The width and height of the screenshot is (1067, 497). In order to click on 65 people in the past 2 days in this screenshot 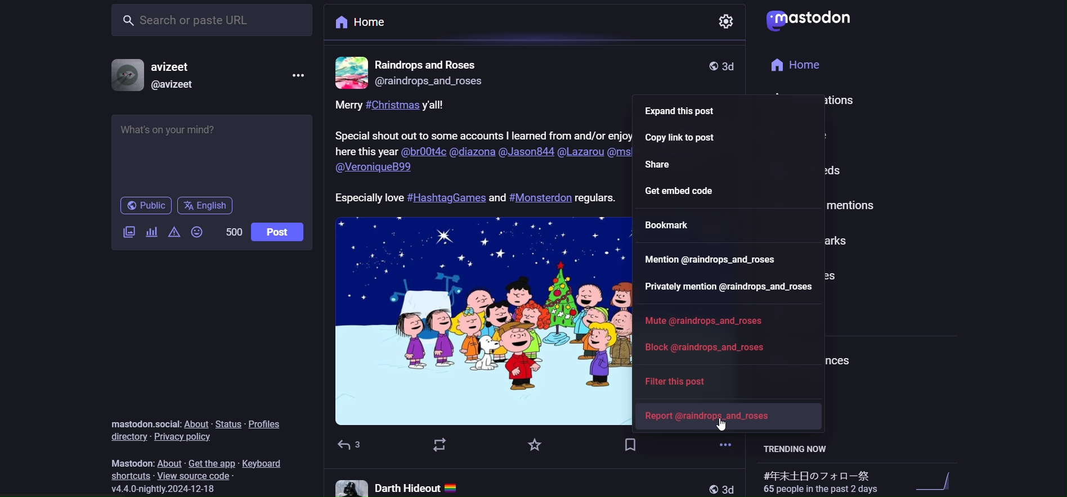, I will do `click(819, 481)`.